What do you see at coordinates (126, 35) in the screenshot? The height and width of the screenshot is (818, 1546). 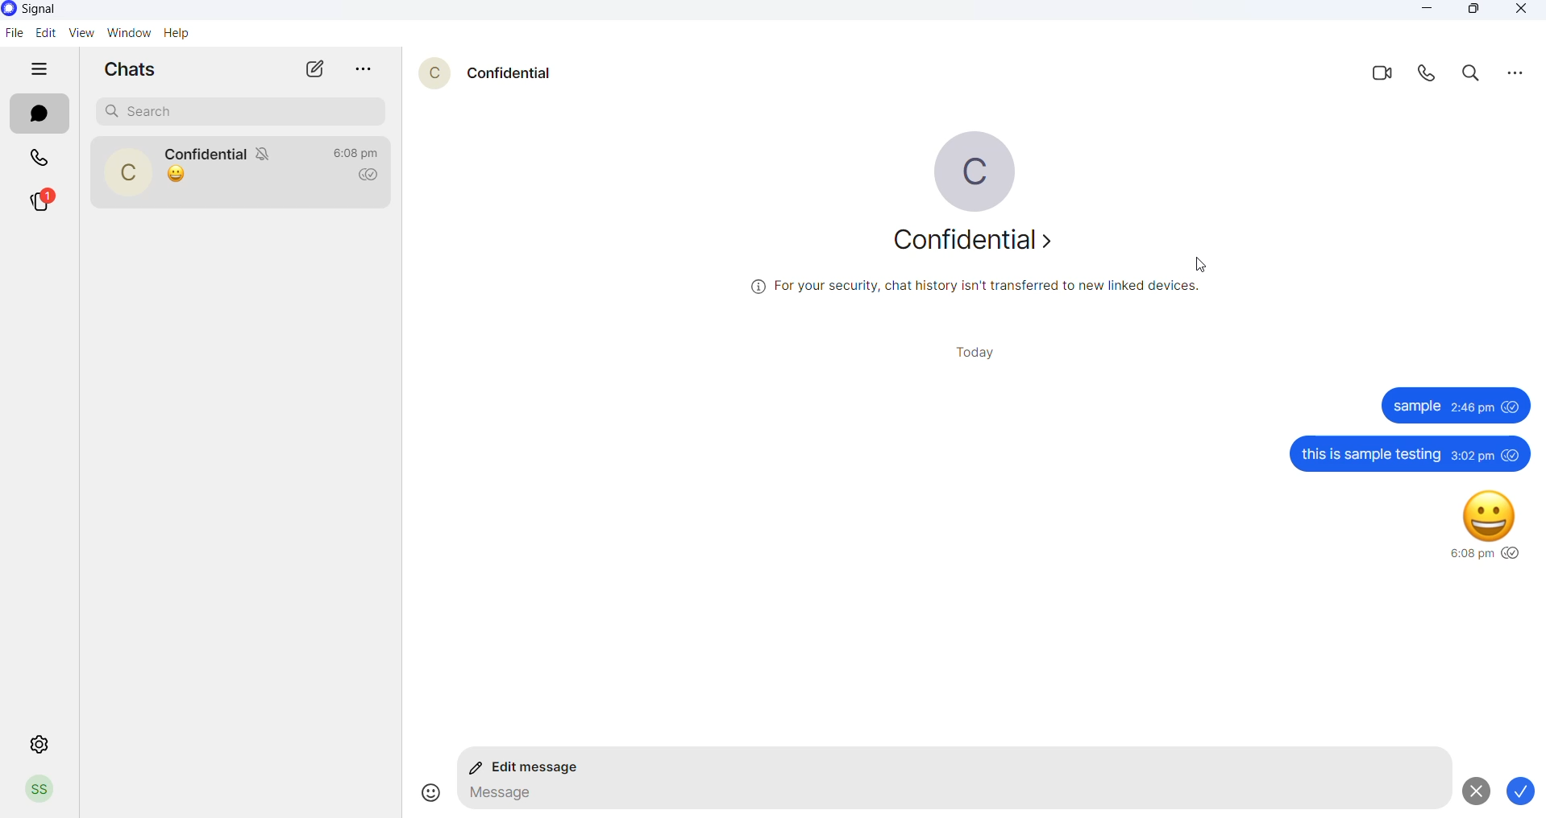 I see `window` at bounding box center [126, 35].